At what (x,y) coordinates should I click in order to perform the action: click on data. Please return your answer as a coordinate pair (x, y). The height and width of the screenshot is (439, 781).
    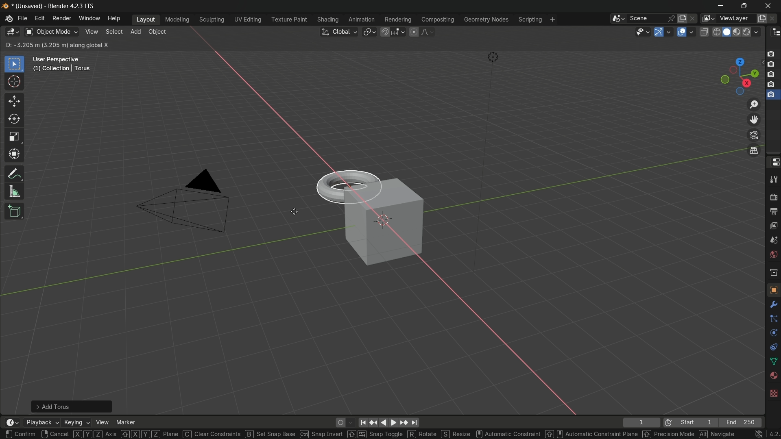
    Looking at the image, I should click on (772, 362).